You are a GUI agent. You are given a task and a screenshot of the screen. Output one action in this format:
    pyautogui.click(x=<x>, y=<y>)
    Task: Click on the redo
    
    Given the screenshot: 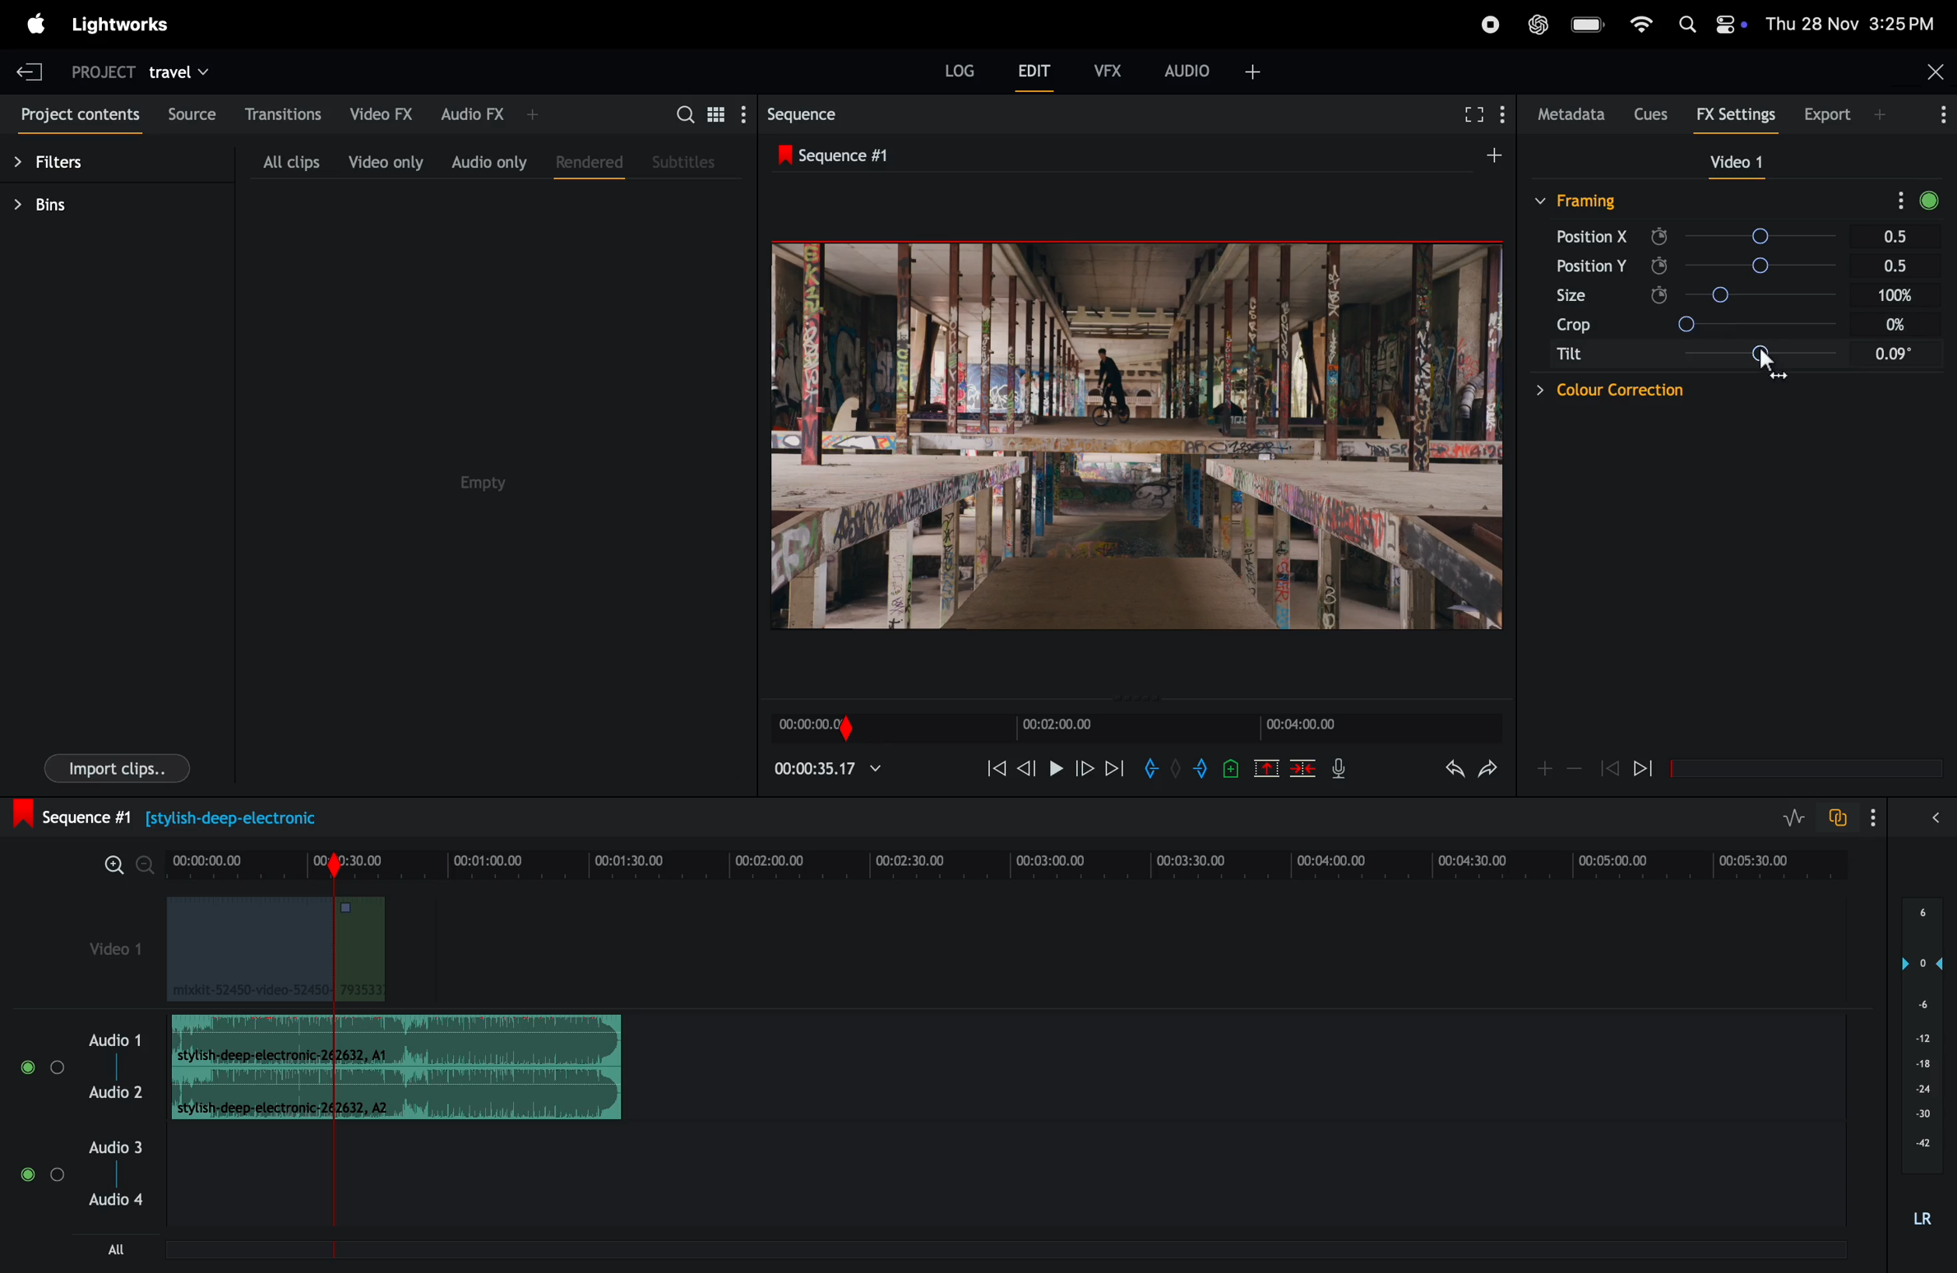 What is the action you would take?
    pyautogui.click(x=1492, y=769)
    